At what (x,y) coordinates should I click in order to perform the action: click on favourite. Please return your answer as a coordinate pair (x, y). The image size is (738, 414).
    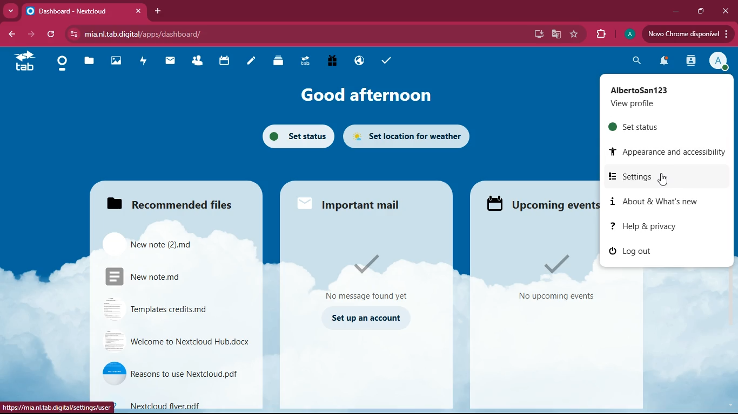
    Looking at the image, I should click on (572, 36).